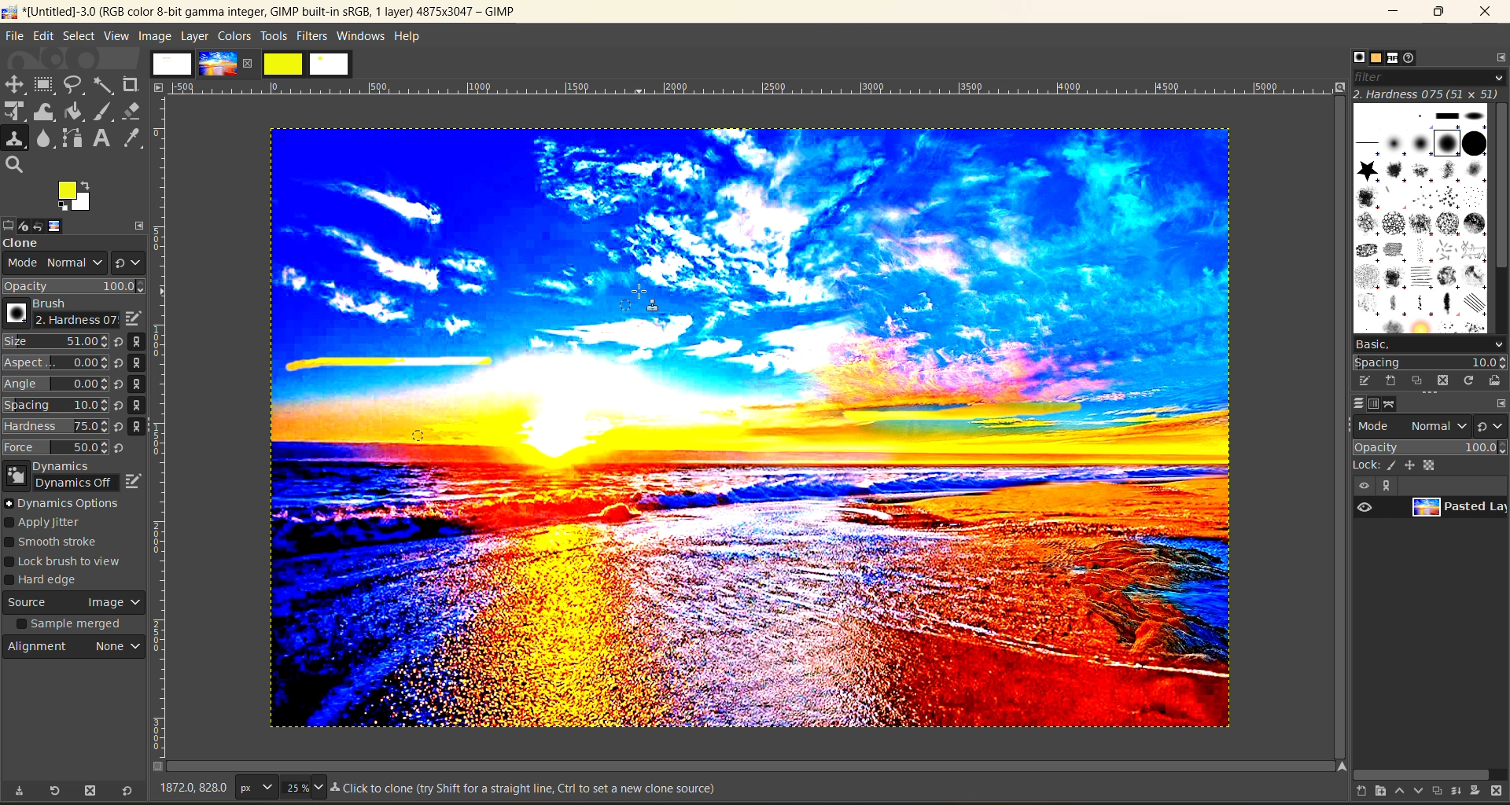 This screenshot has height=805, width=1510. Describe the element at coordinates (56, 447) in the screenshot. I see `Force. 50.0` at that location.